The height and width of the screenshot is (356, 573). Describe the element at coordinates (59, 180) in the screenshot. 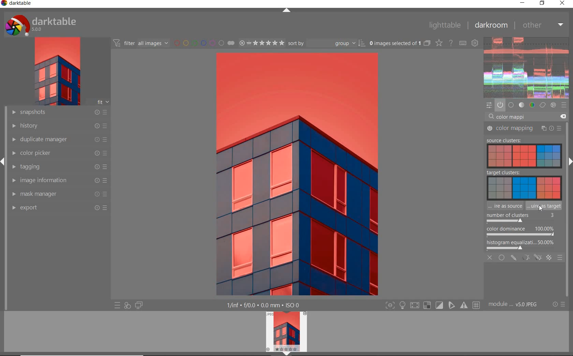

I see `image information` at that location.